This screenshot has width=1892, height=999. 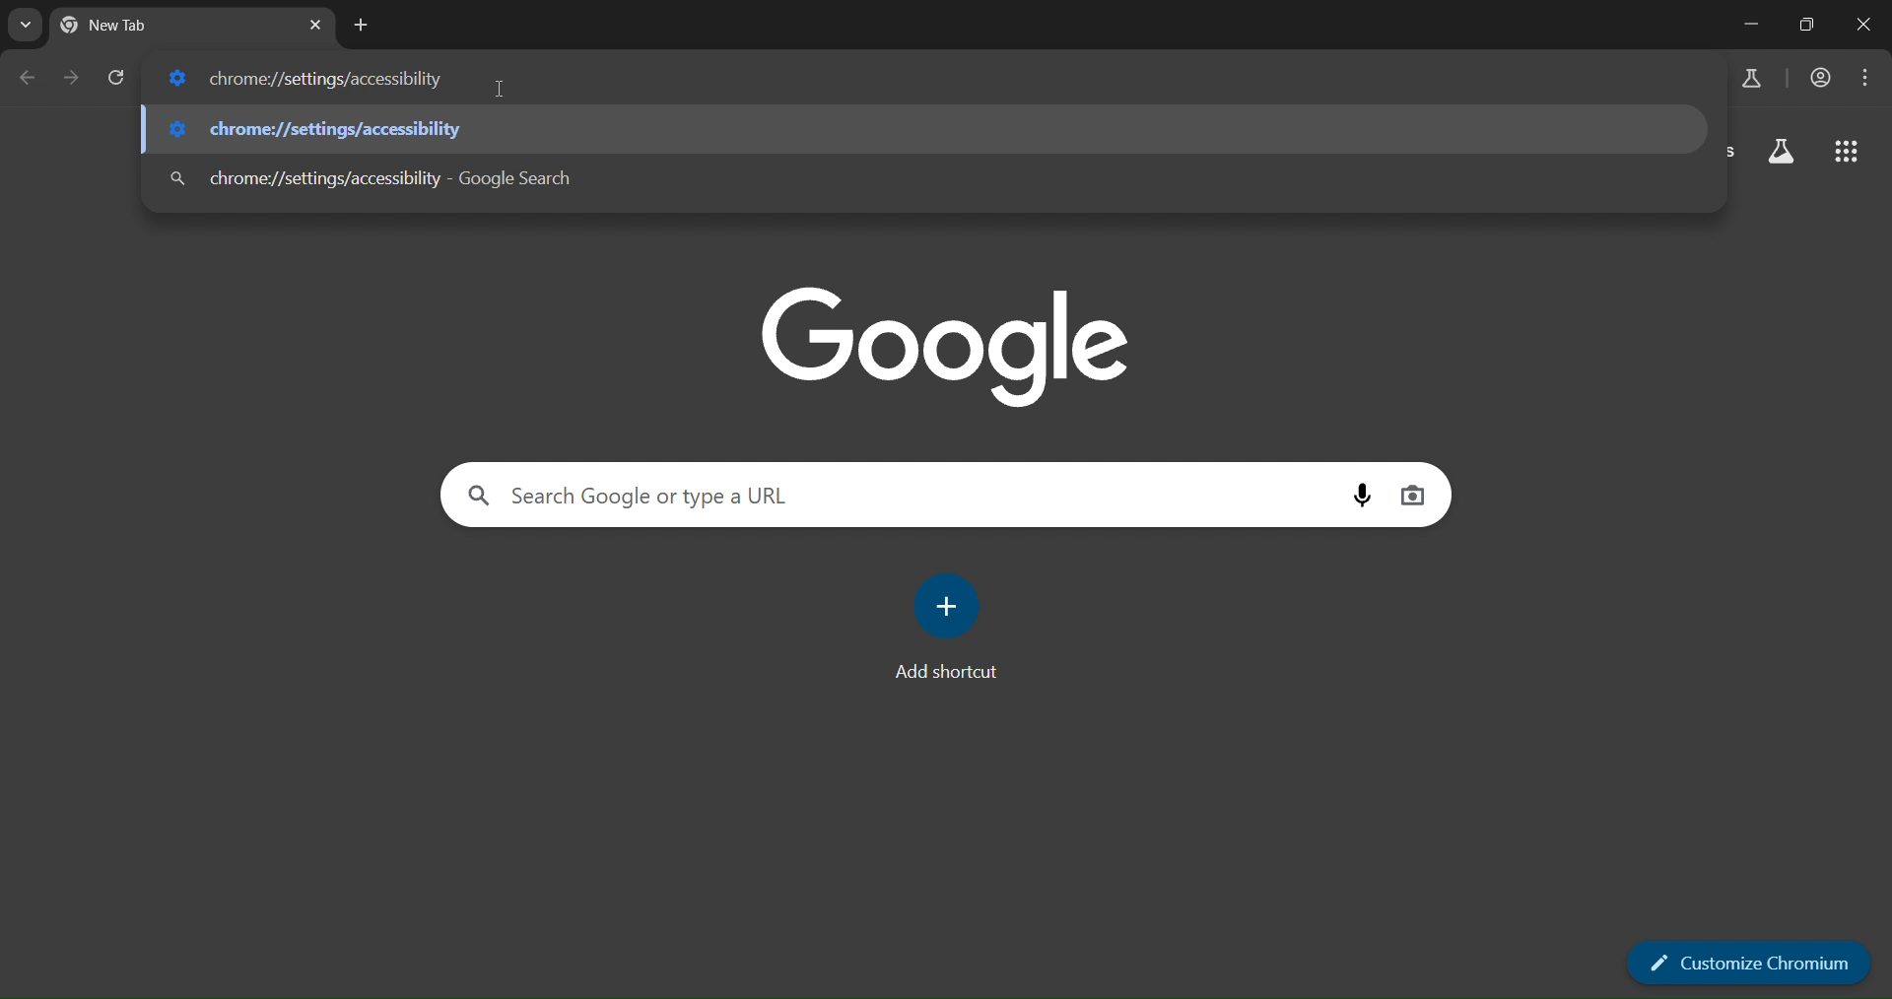 What do you see at coordinates (317, 29) in the screenshot?
I see `close tab` at bounding box center [317, 29].